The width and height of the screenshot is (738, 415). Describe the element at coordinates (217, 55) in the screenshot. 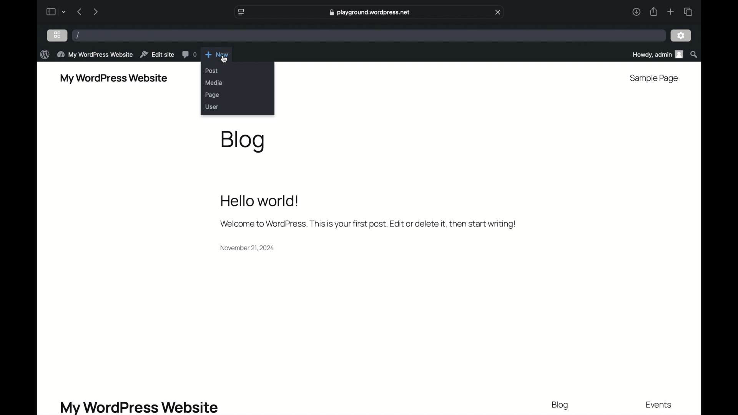

I see `new` at that location.